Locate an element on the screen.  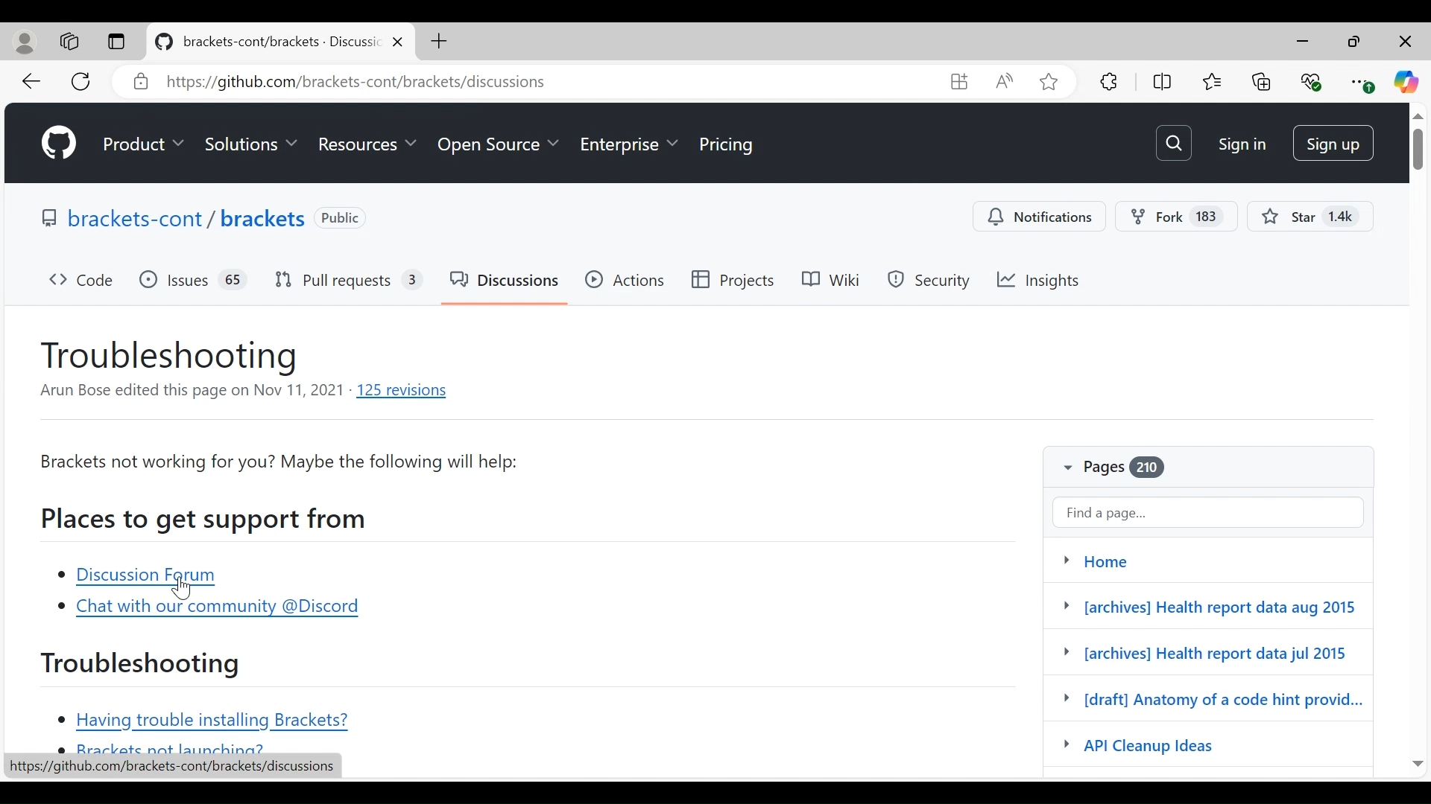
Health Report data aug 2015 is located at coordinates (1204, 604).